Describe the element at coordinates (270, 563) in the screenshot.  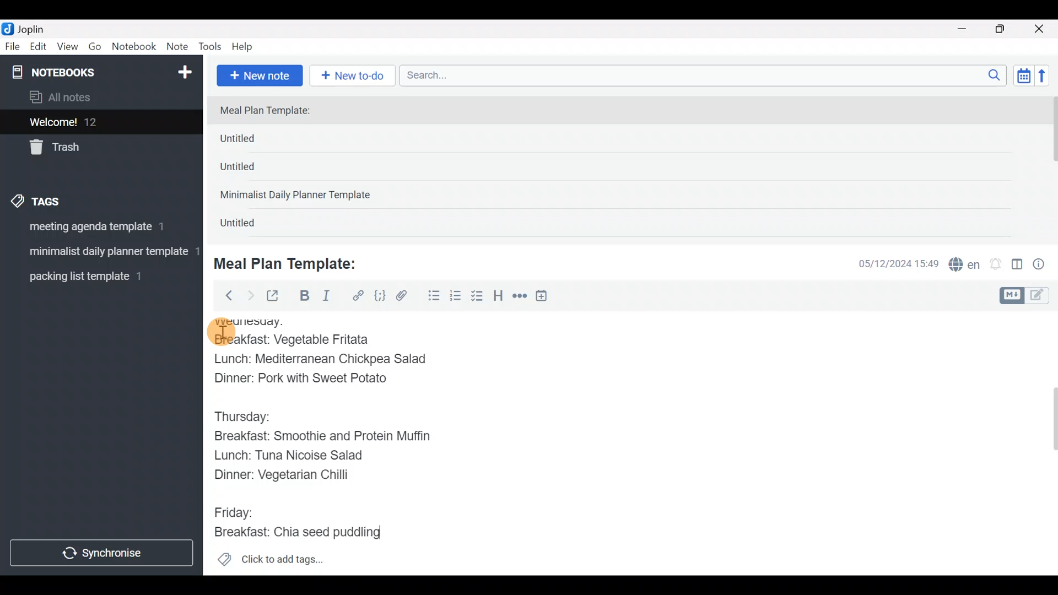
I see `Click to add tags` at that location.